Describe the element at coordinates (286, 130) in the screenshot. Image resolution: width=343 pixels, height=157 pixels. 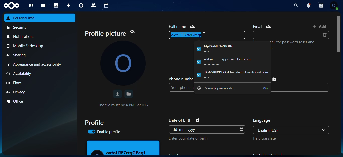
I see `English (US)` at that location.